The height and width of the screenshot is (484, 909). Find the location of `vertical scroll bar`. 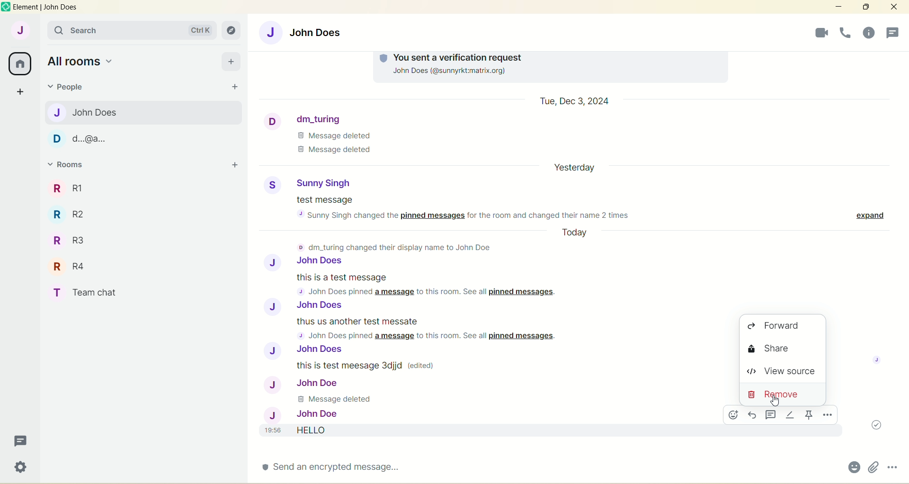

vertical scroll bar is located at coordinates (903, 251).